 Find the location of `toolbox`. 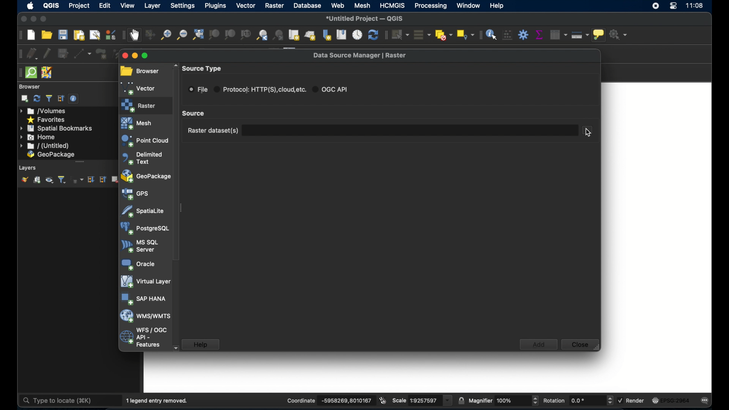

toolbox is located at coordinates (524, 35).